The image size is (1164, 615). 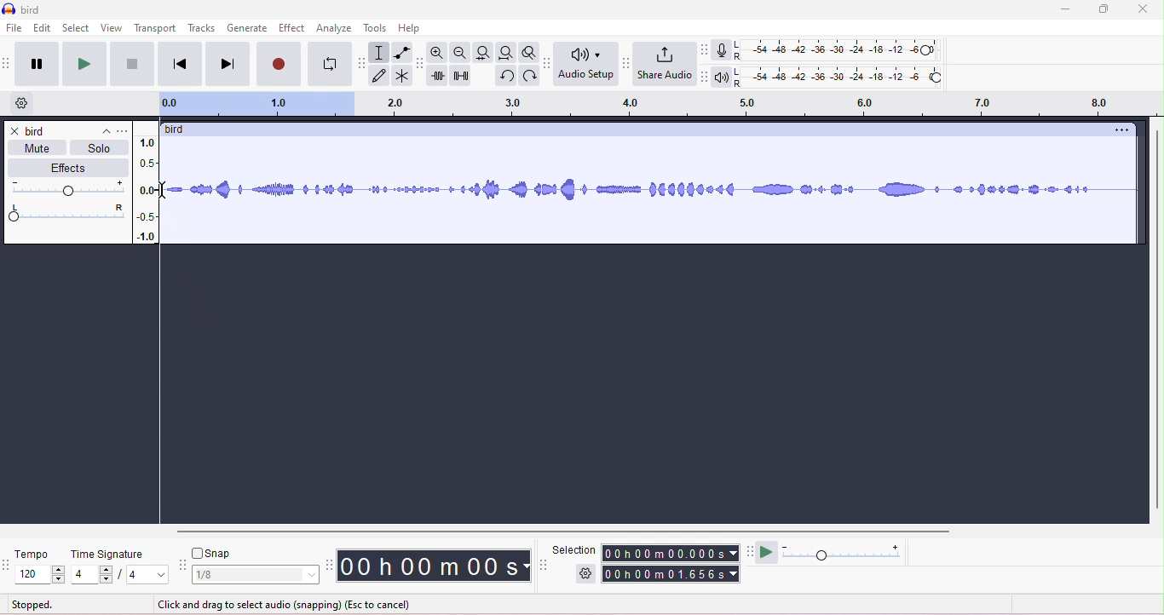 What do you see at coordinates (532, 77) in the screenshot?
I see `redo` at bounding box center [532, 77].